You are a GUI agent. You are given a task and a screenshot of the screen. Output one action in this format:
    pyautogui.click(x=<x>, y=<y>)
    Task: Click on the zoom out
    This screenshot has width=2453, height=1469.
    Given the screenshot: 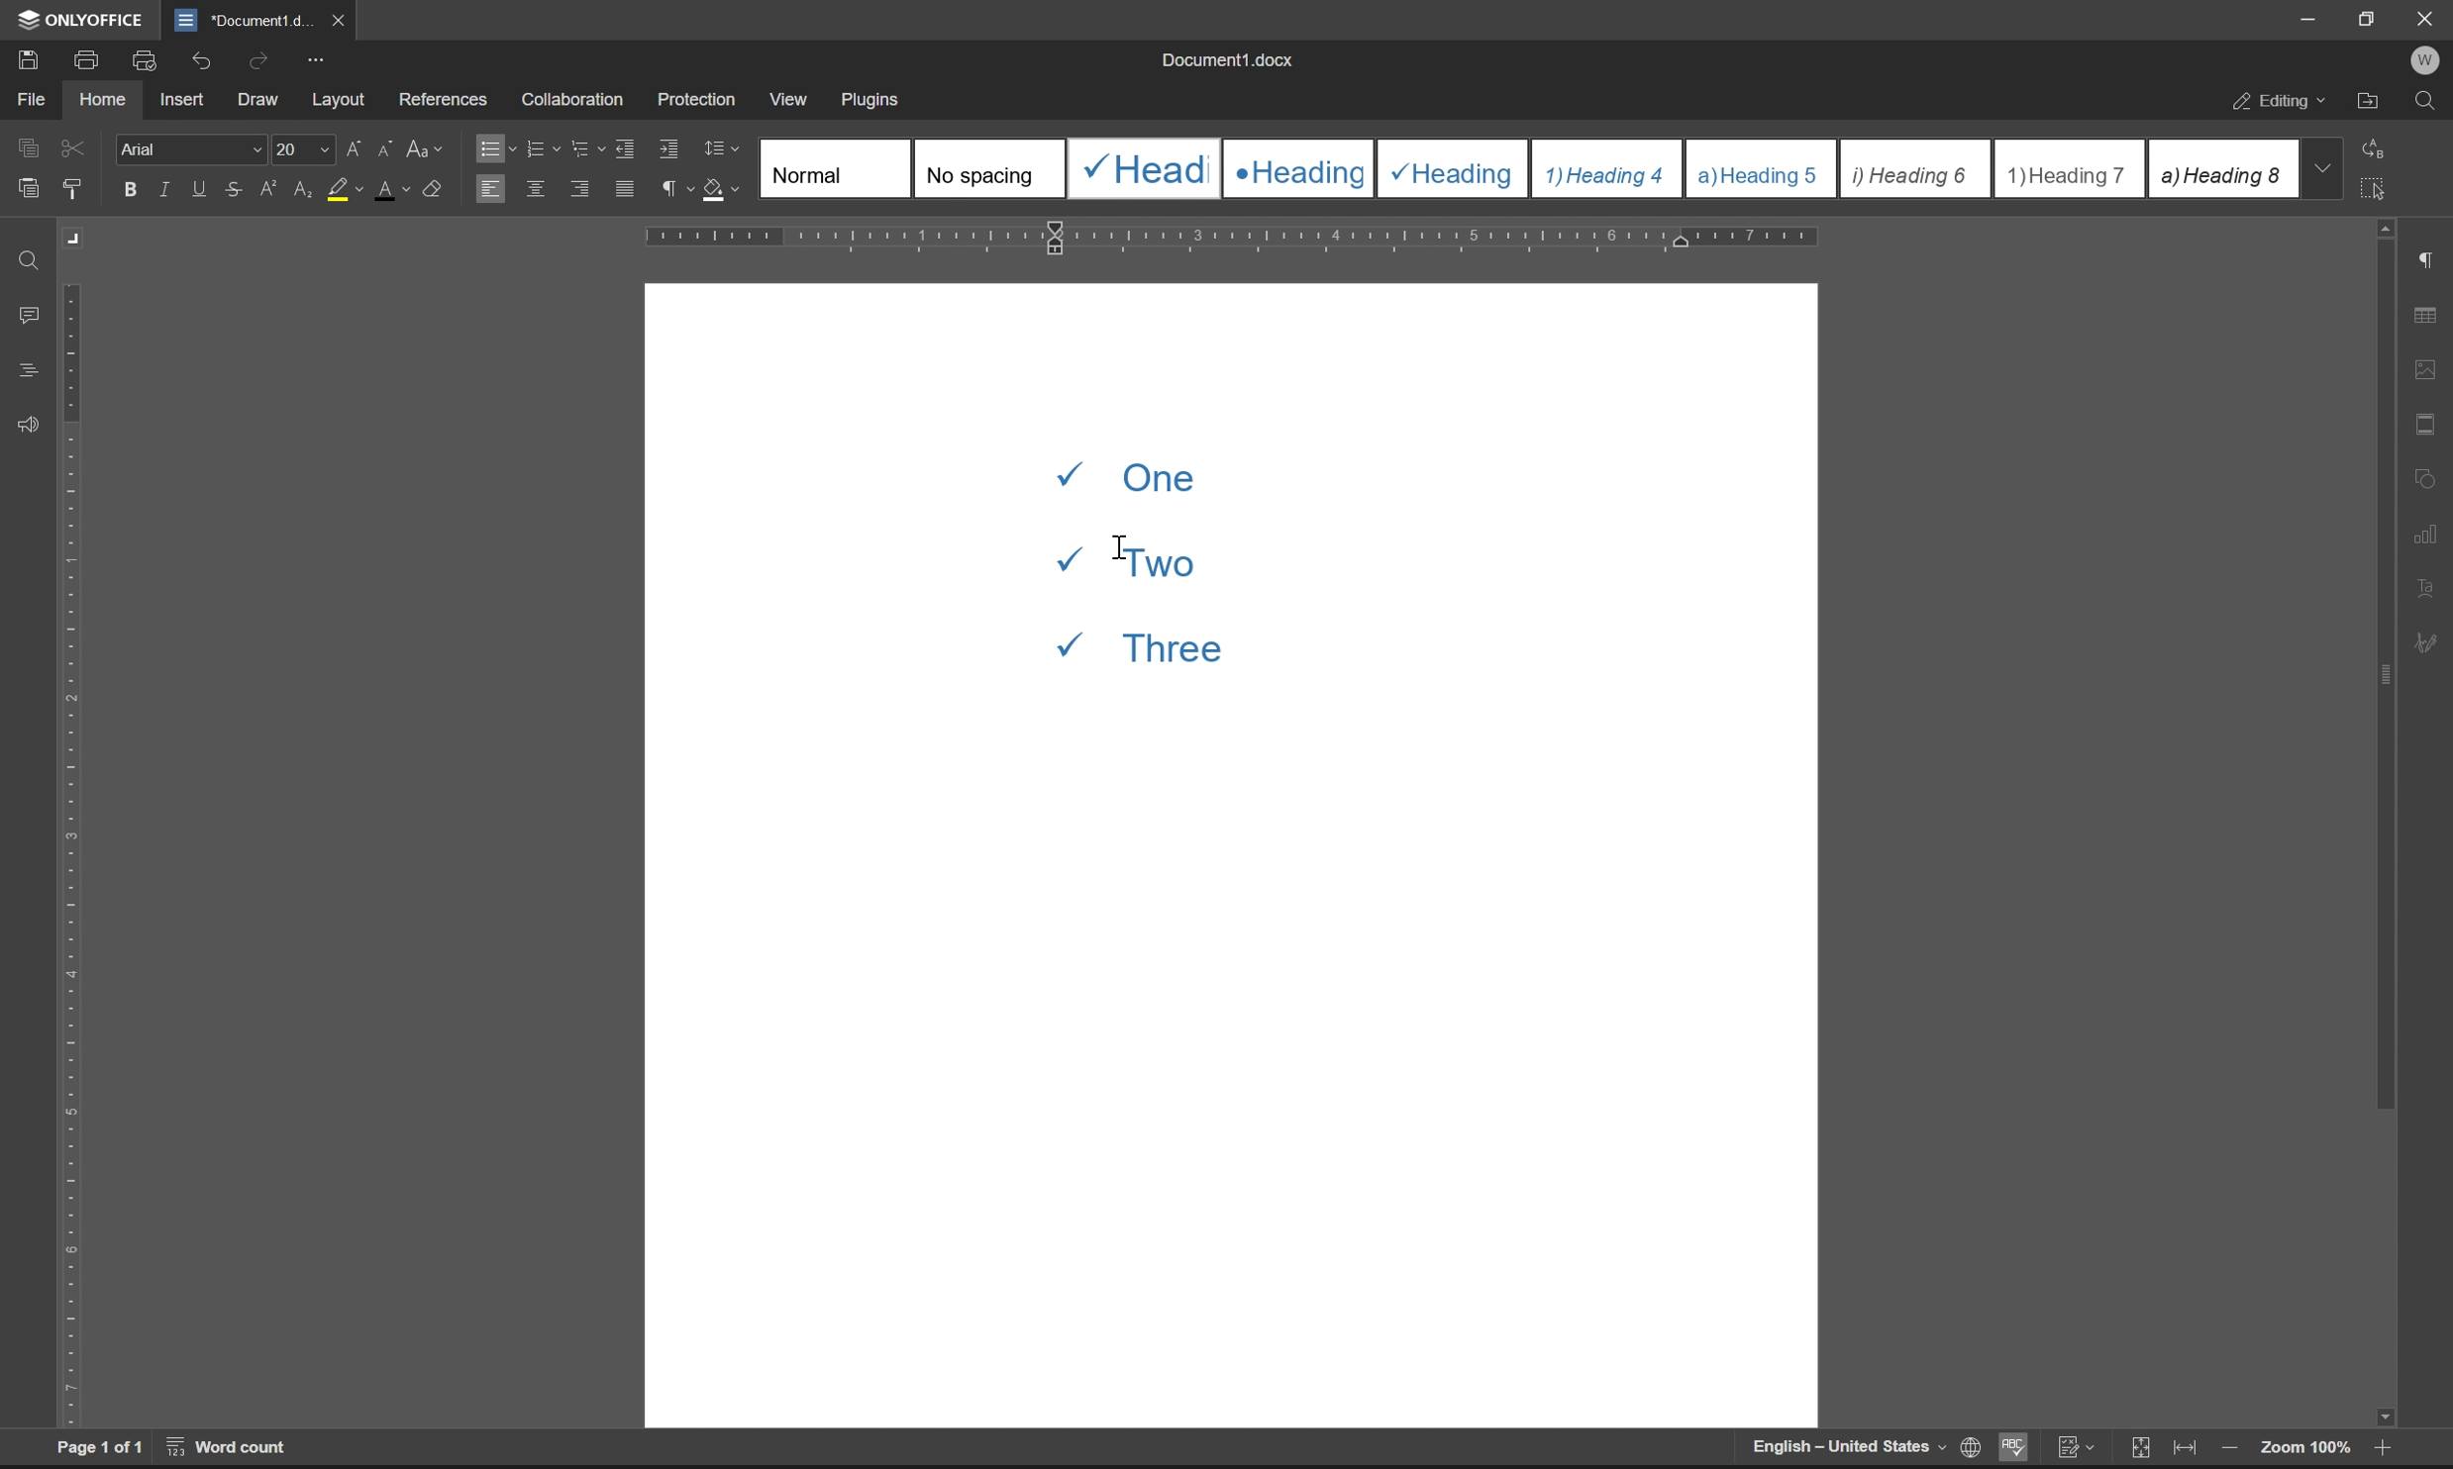 What is the action you would take?
    pyautogui.click(x=2228, y=1450)
    